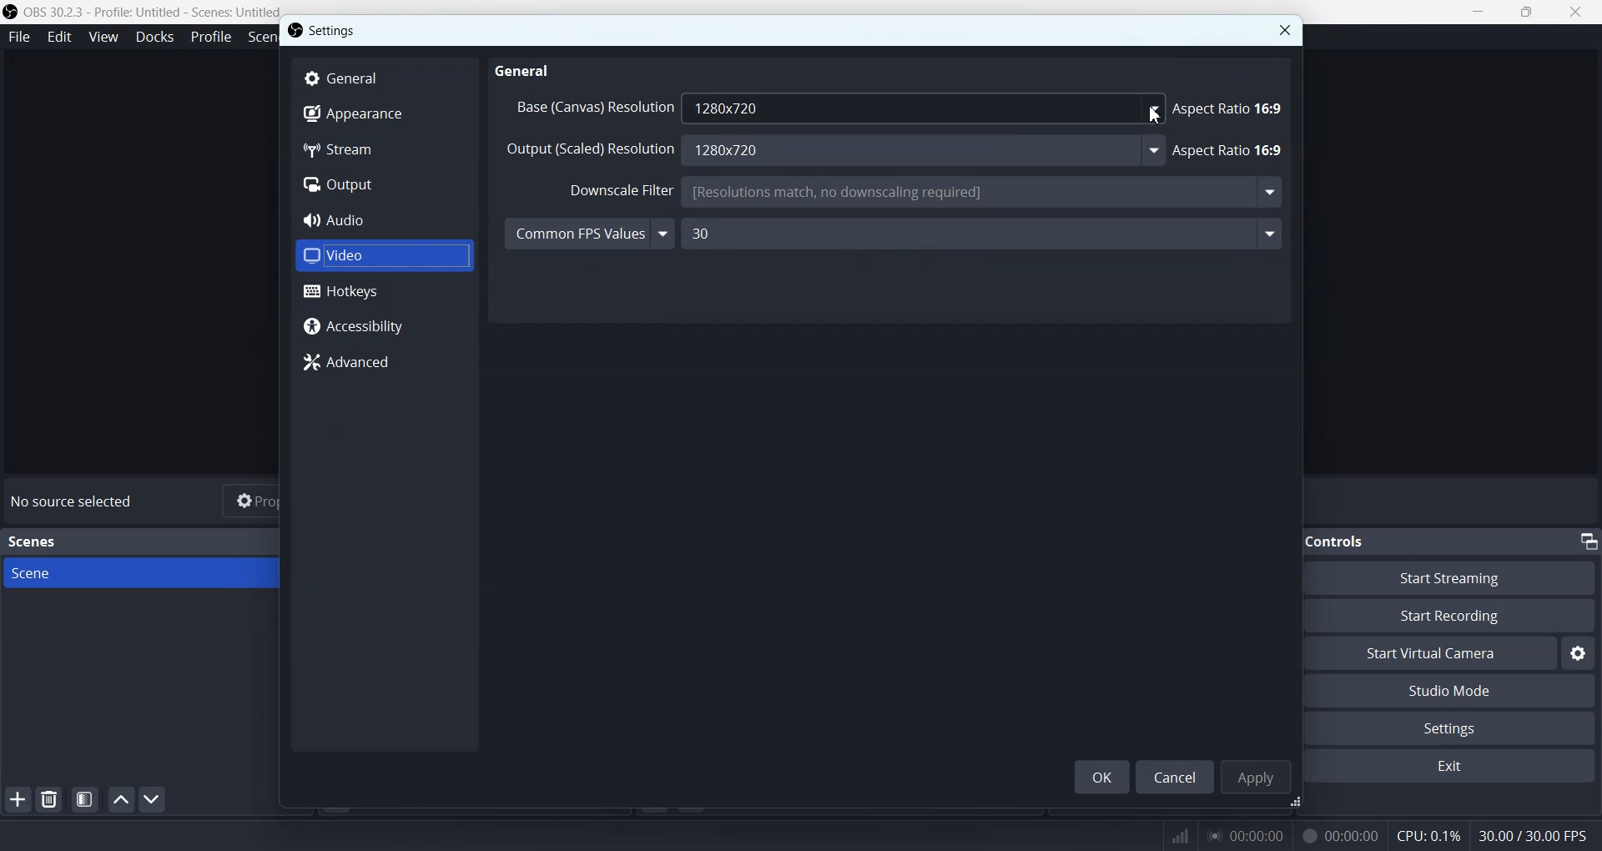 The image size is (1602, 851). I want to click on Settings, so click(335, 30).